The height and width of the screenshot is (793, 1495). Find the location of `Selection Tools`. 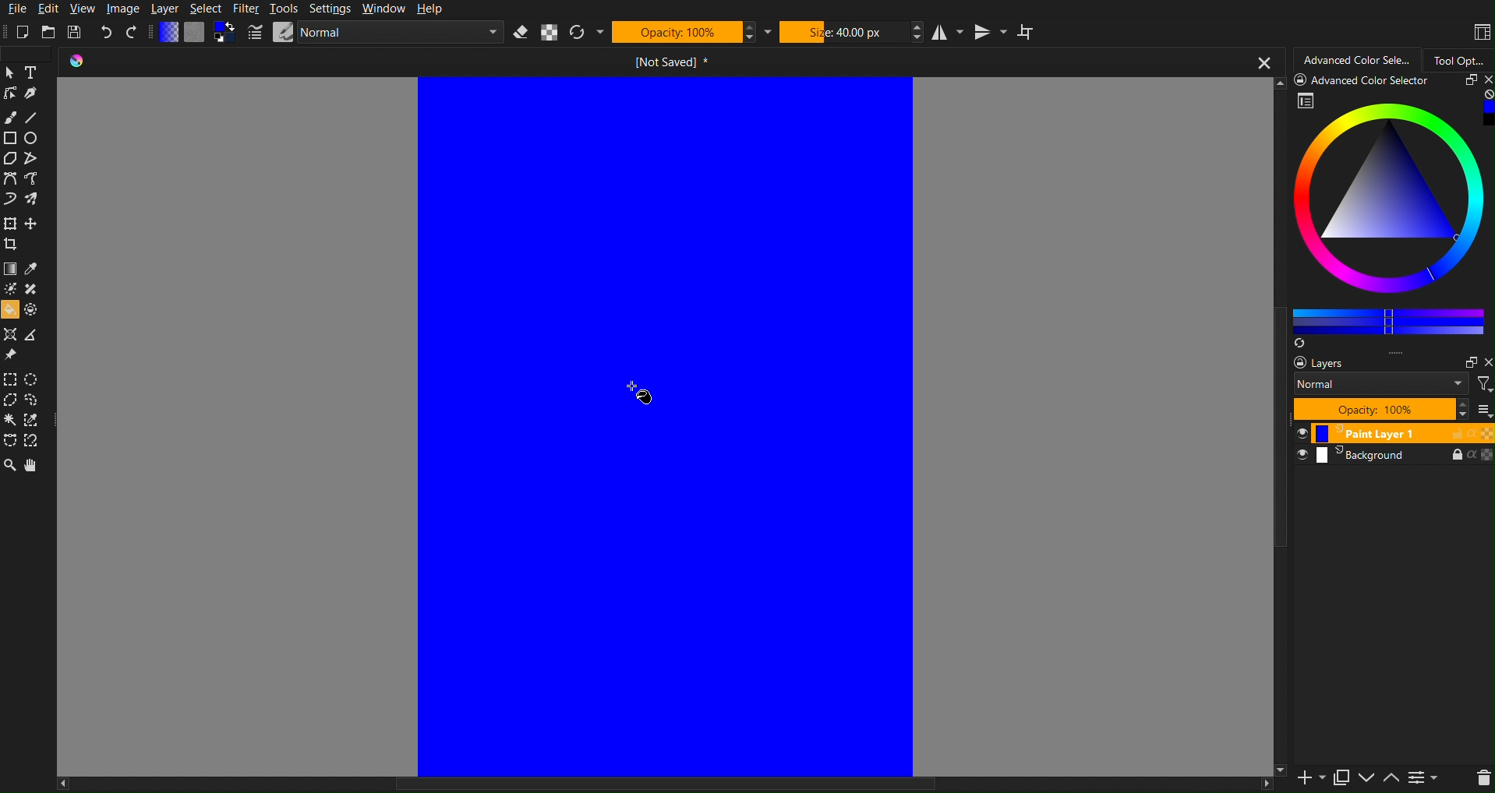

Selection Tools is located at coordinates (27, 234).